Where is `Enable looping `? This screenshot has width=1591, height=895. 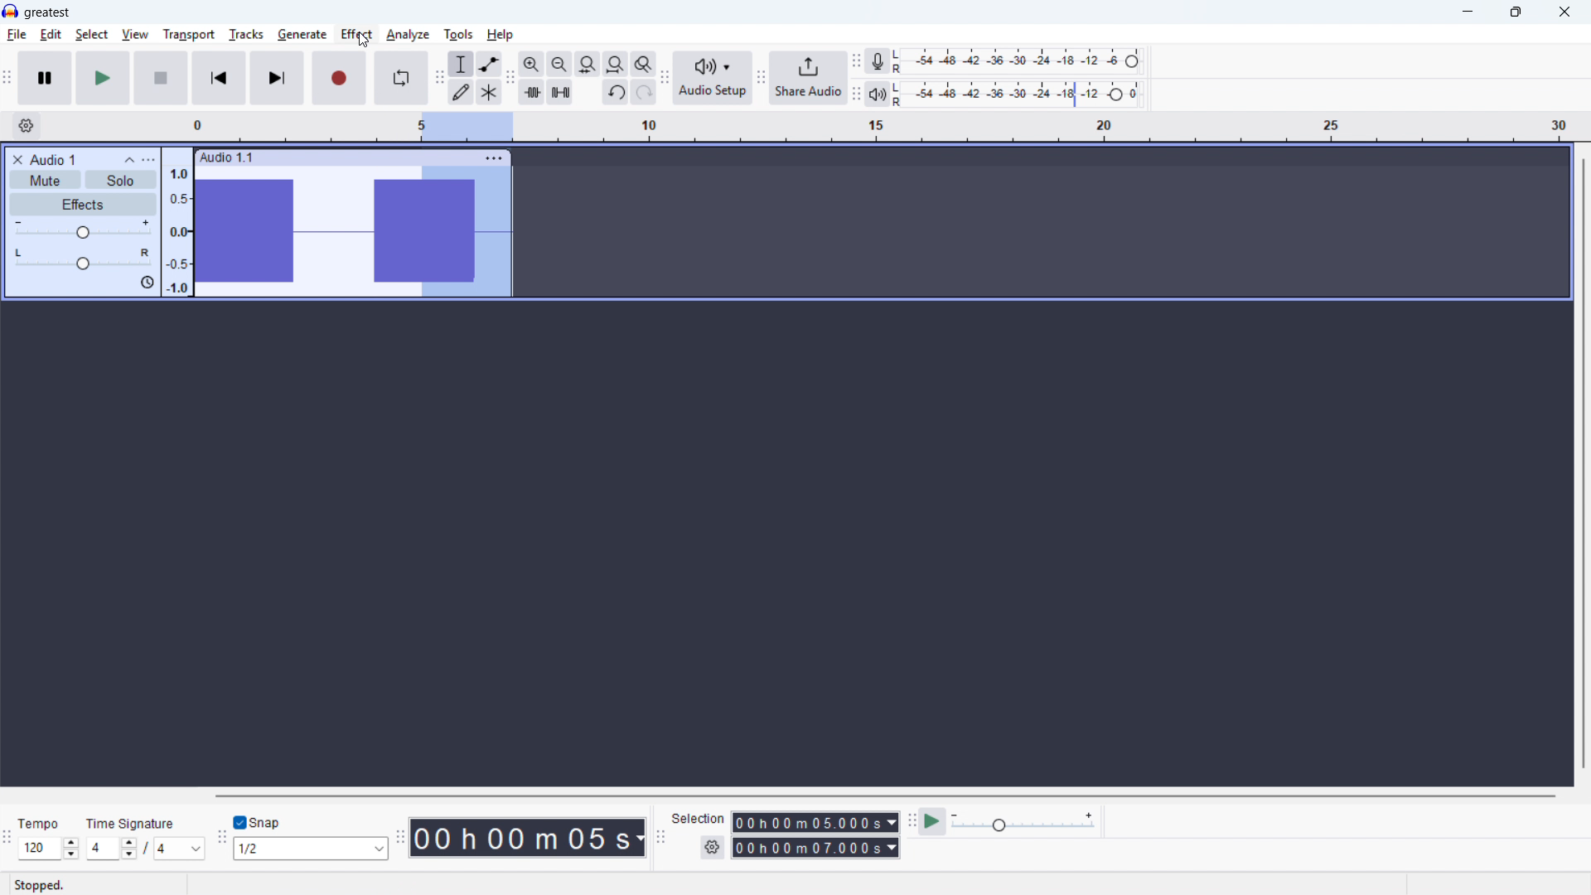
Enable looping  is located at coordinates (401, 78).